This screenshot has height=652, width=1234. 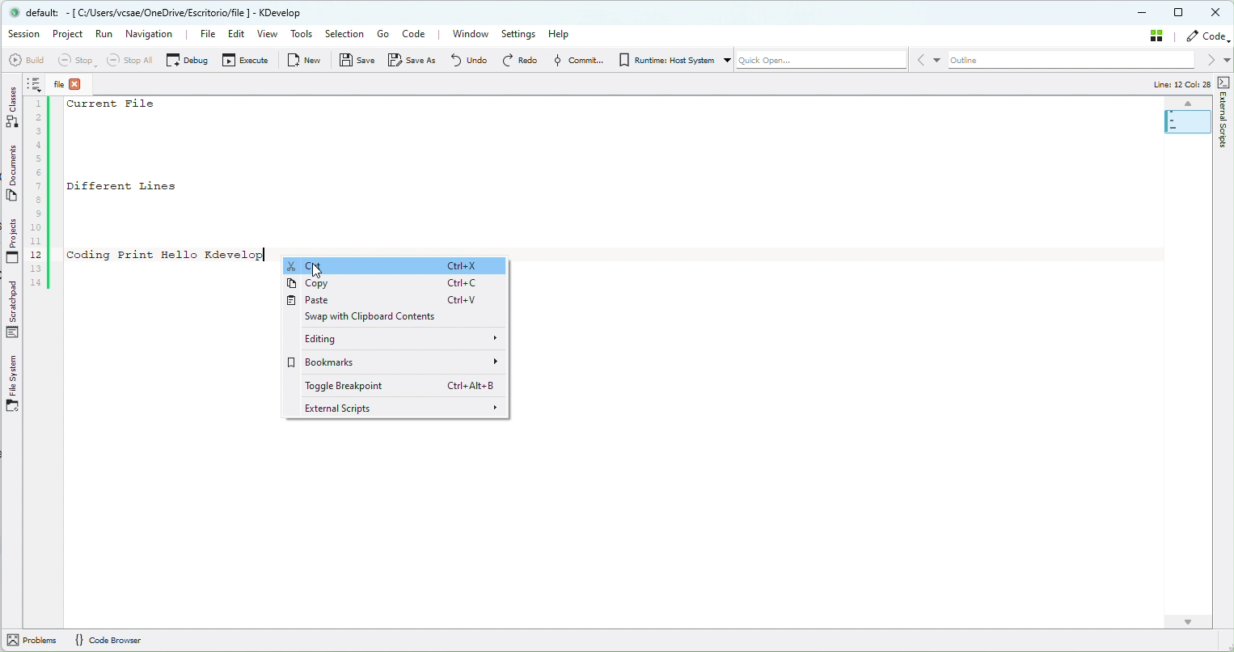 What do you see at coordinates (399, 409) in the screenshot?
I see `external scripts` at bounding box center [399, 409].